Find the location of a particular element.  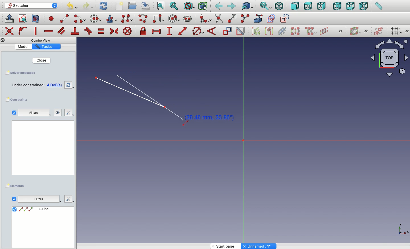

Constrain tangent is located at coordinates (88, 31).